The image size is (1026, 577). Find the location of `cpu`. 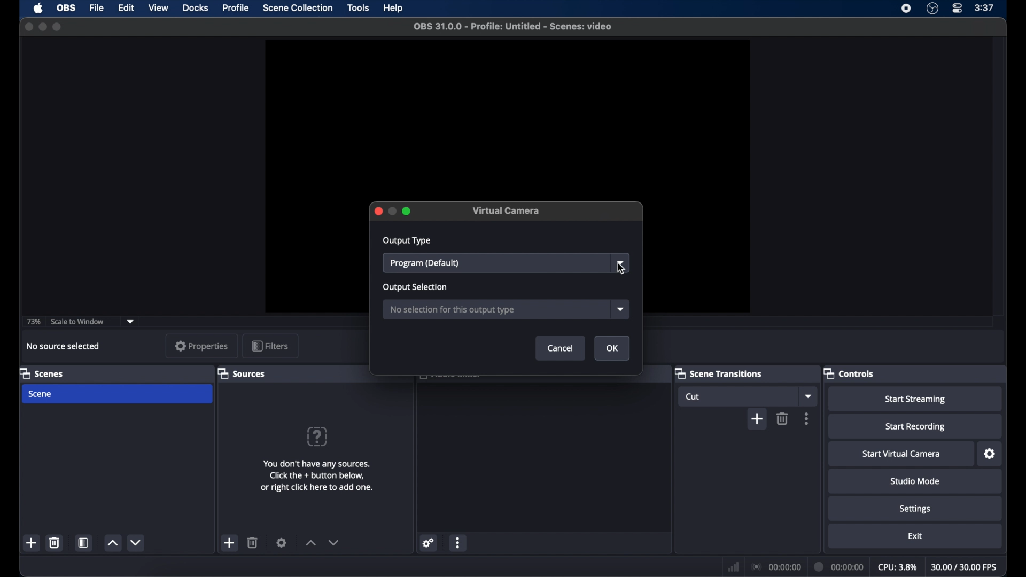

cpu is located at coordinates (898, 567).